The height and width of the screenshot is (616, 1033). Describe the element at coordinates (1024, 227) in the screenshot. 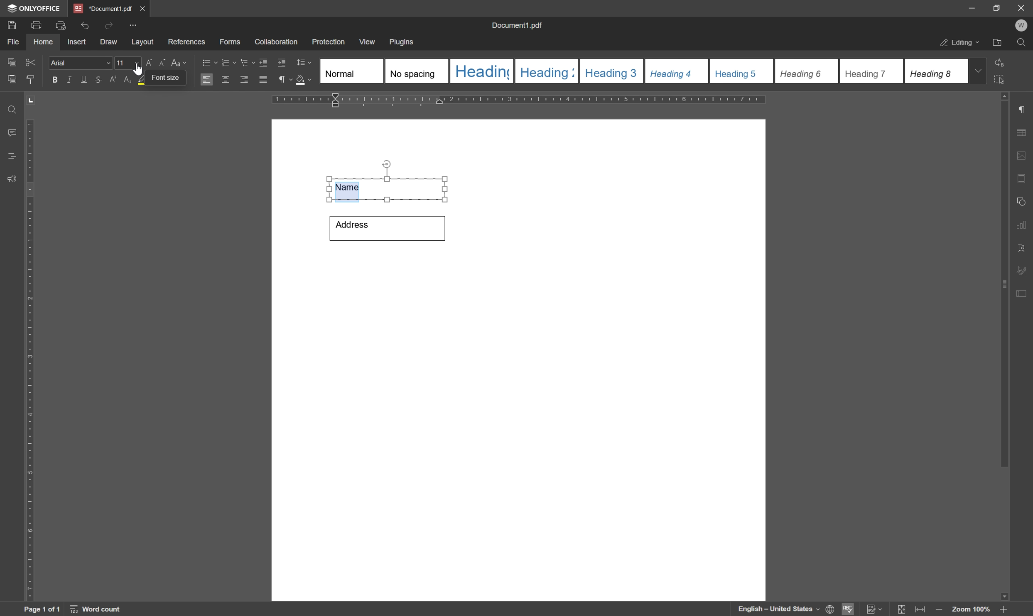

I see `chart settings` at that location.